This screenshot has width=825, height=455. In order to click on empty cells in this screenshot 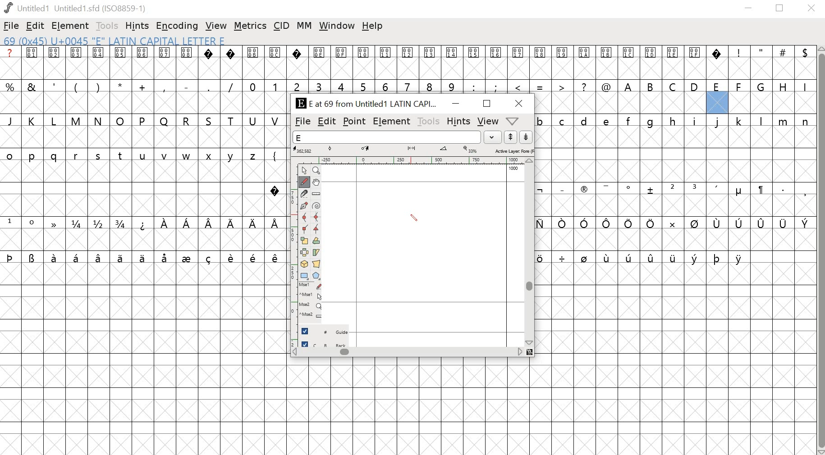, I will do `click(142, 359)`.